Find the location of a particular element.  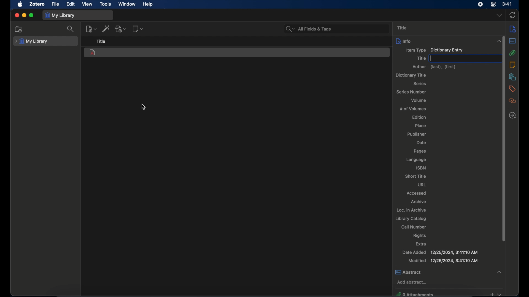

extra is located at coordinates (422, 244).